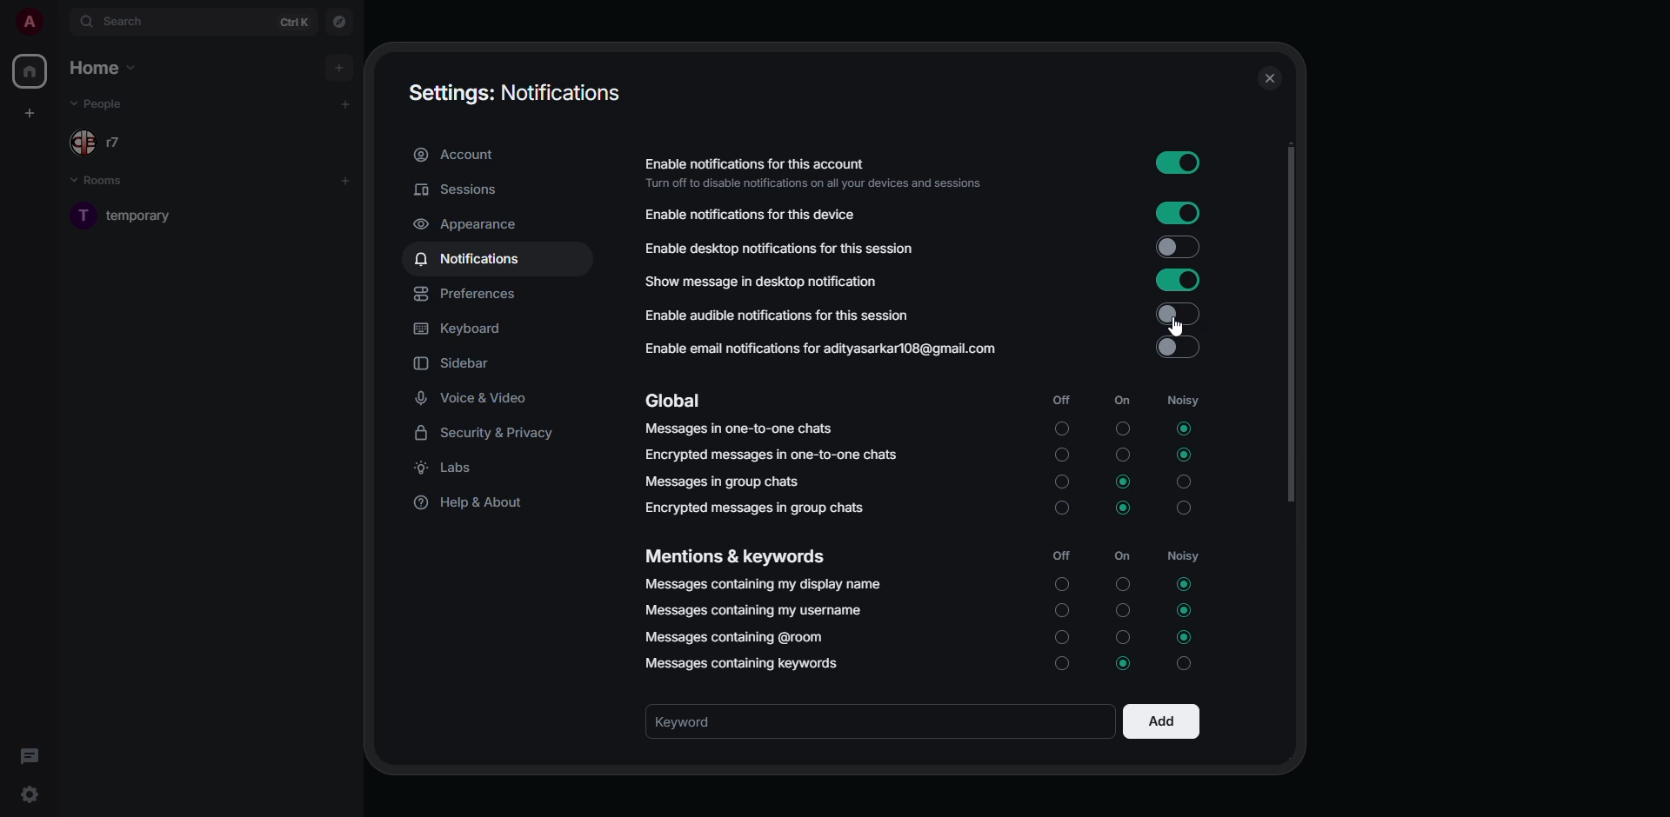 The height and width of the screenshot is (817, 1670). I want to click on Off Unselected, so click(1063, 455).